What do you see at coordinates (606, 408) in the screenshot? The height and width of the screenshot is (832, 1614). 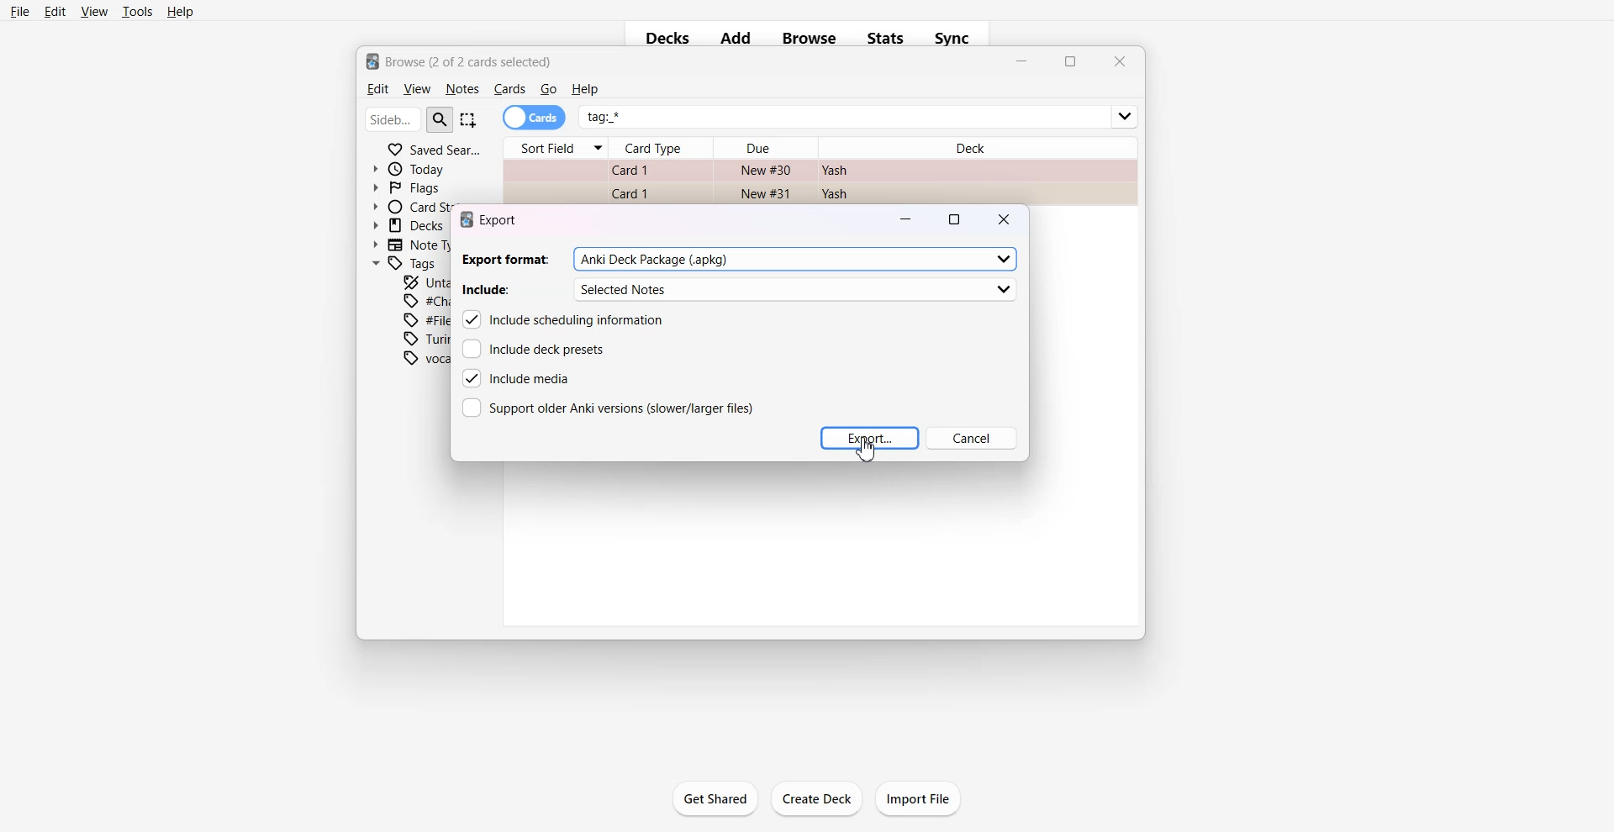 I see `Support older Anki versions` at bounding box center [606, 408].